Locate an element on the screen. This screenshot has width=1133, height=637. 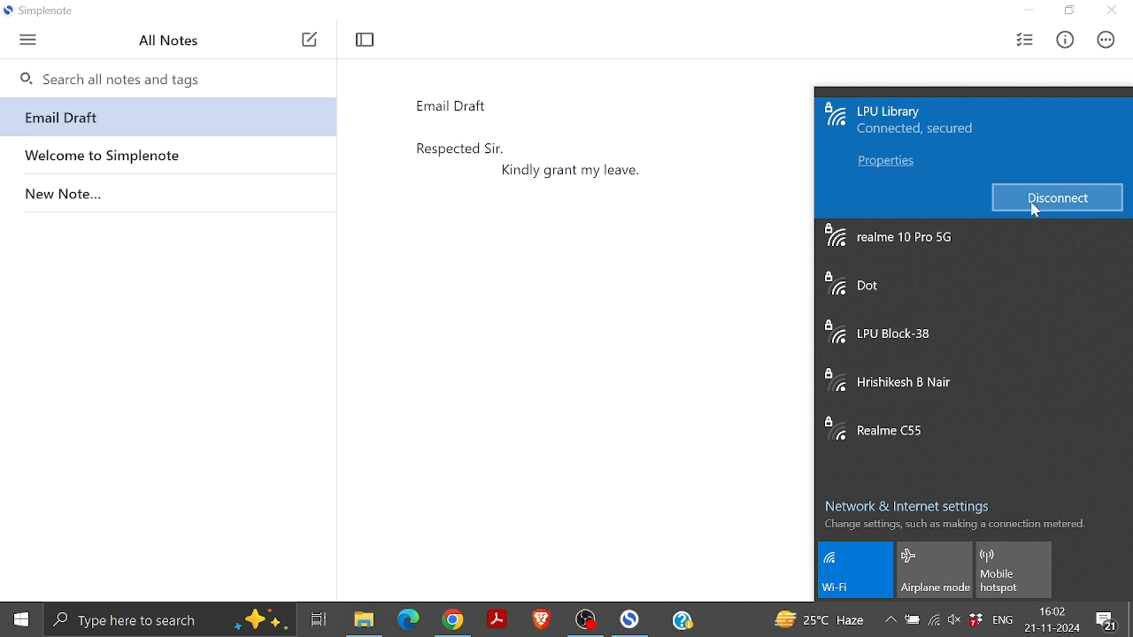
Restore down is located at coordinates (1070, 11).